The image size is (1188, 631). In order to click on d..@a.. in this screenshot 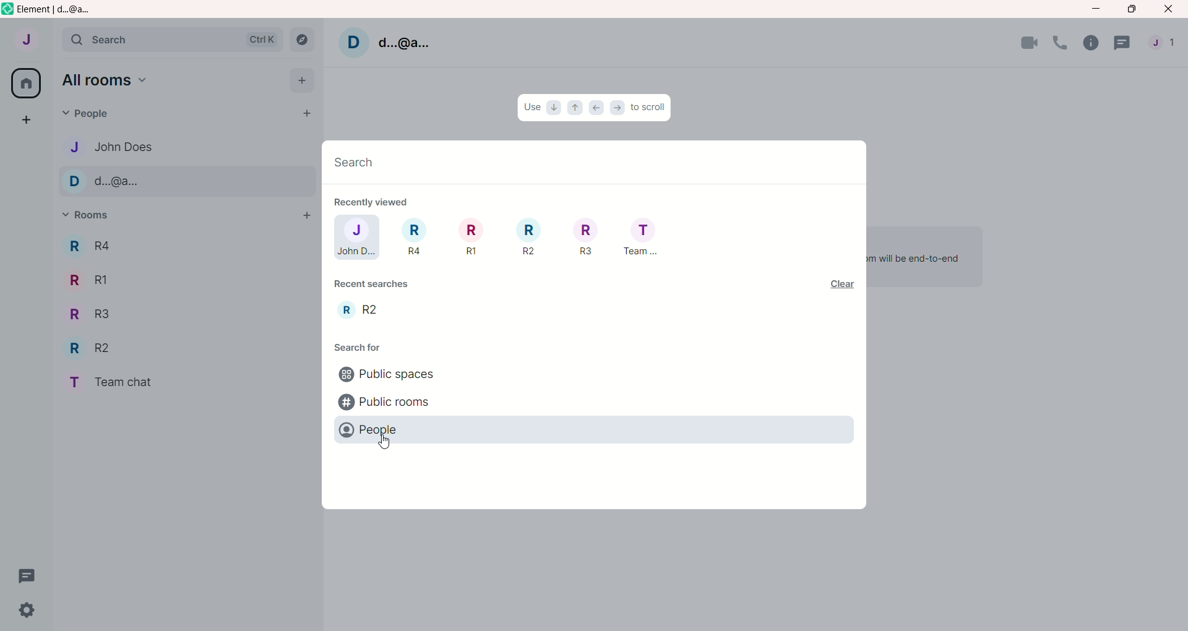, I will do `click(110, 182)`.